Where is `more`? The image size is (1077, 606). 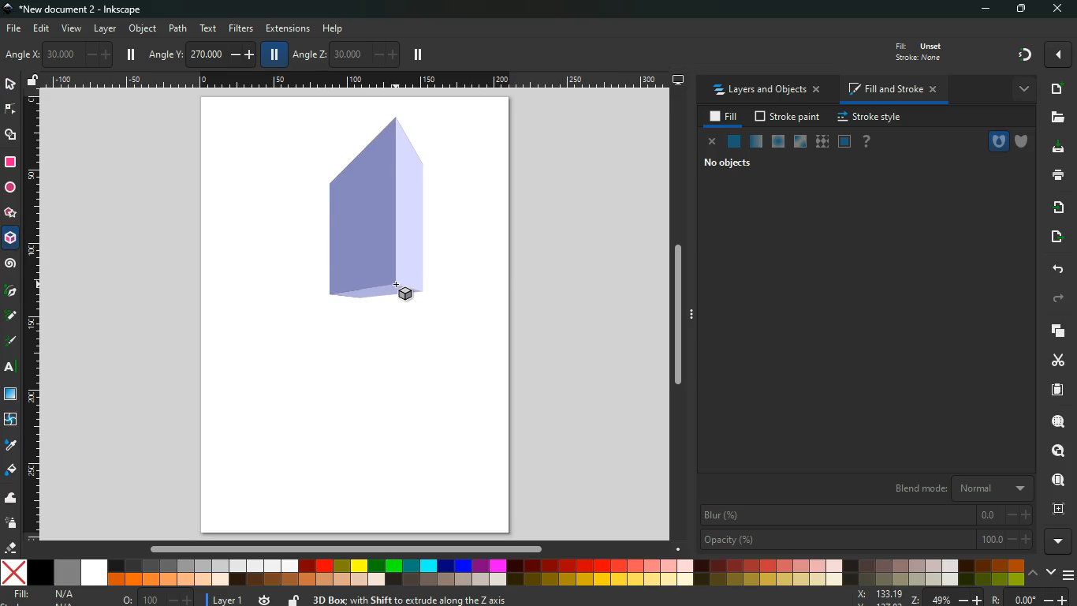 more is located at coordinates (1022, 88).